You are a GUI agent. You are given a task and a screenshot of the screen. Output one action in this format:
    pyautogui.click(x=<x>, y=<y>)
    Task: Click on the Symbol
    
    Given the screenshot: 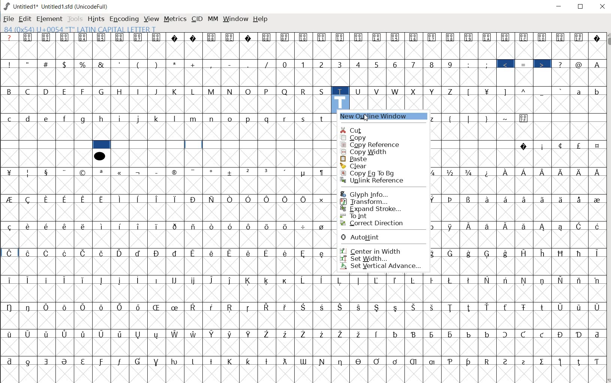 What is the action you would take?
    pyautogui.click(x=358, y=307)
    